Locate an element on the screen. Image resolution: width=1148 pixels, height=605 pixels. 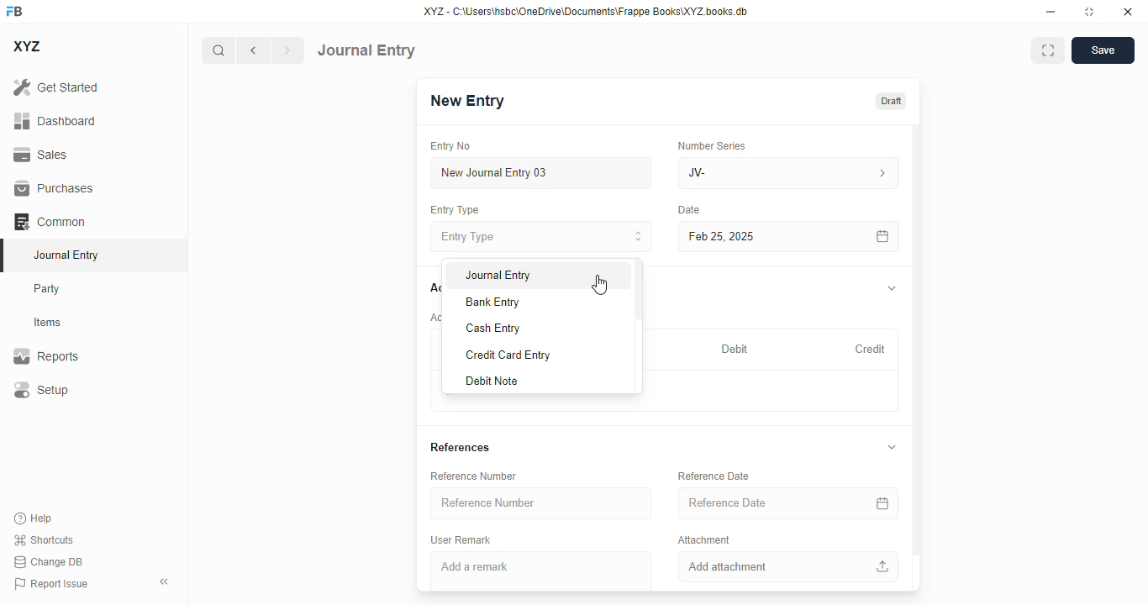
save is located at coordinates (1103, 50).